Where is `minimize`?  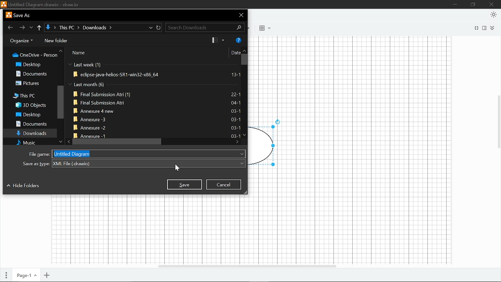
minimize is located at coordinates (456, 4).